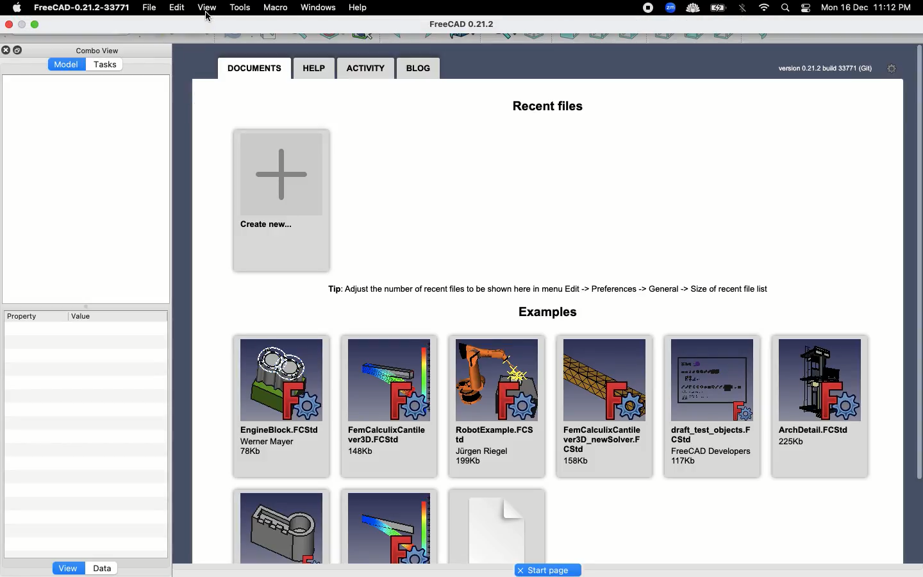 Image resolution: width=923 pixels, height=577 pixels. Describe the element at coordinates (390, 406) in the screenshot. I see `FemCalculixCantilever3D.FCStd 148Kb,` at that location.